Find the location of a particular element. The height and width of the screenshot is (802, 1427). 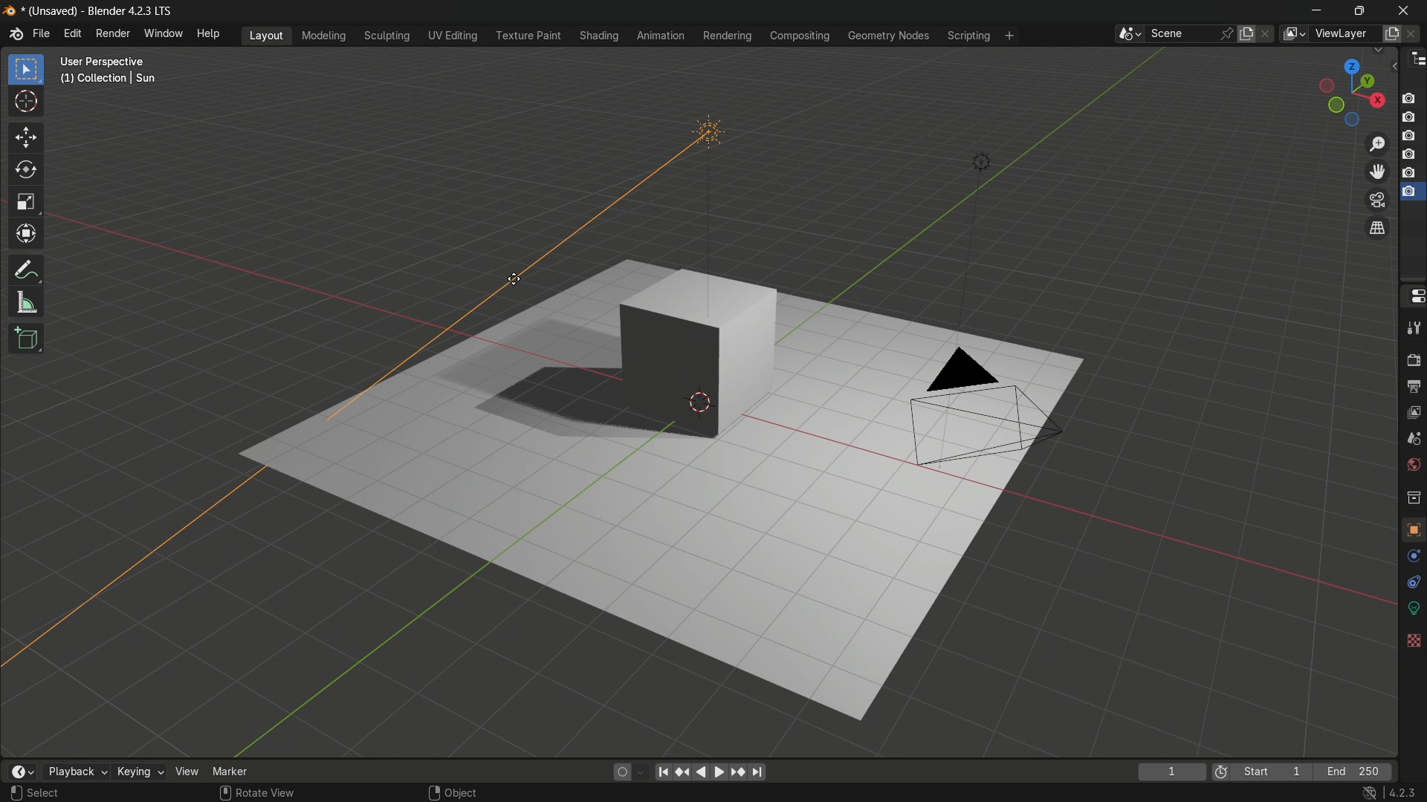

properties is located at coordinates (1413, 299).